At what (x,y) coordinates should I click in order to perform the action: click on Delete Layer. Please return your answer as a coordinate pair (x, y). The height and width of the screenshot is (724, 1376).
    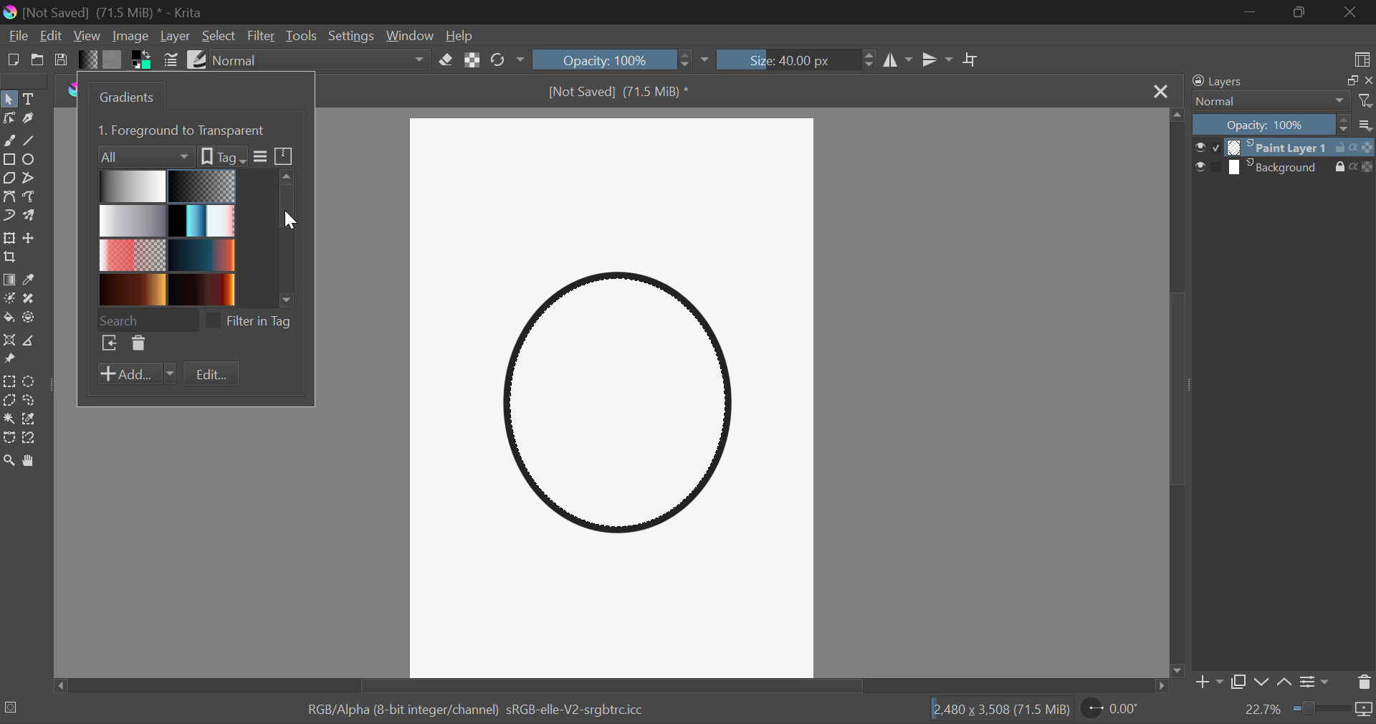
    Looking at the image, I should click on (1364, 685).